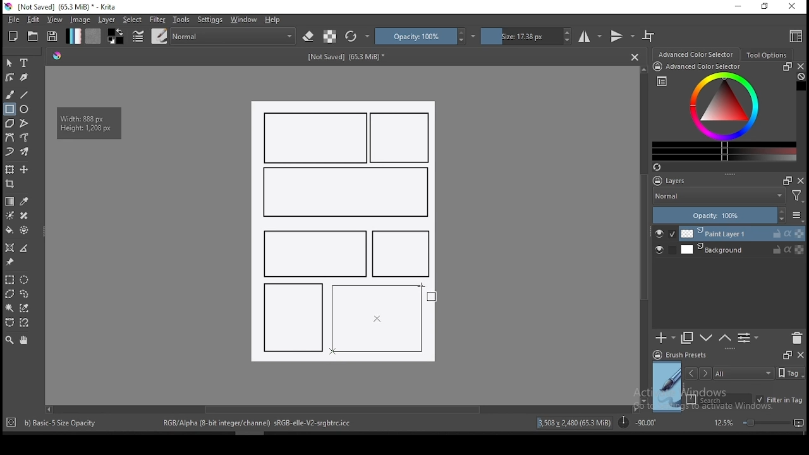 This screenshot has width=809, height=455. What do you see at coordinates (9, 76) in the screenshot?
I see `edit shapes tool` at bounding box center [9, 76].